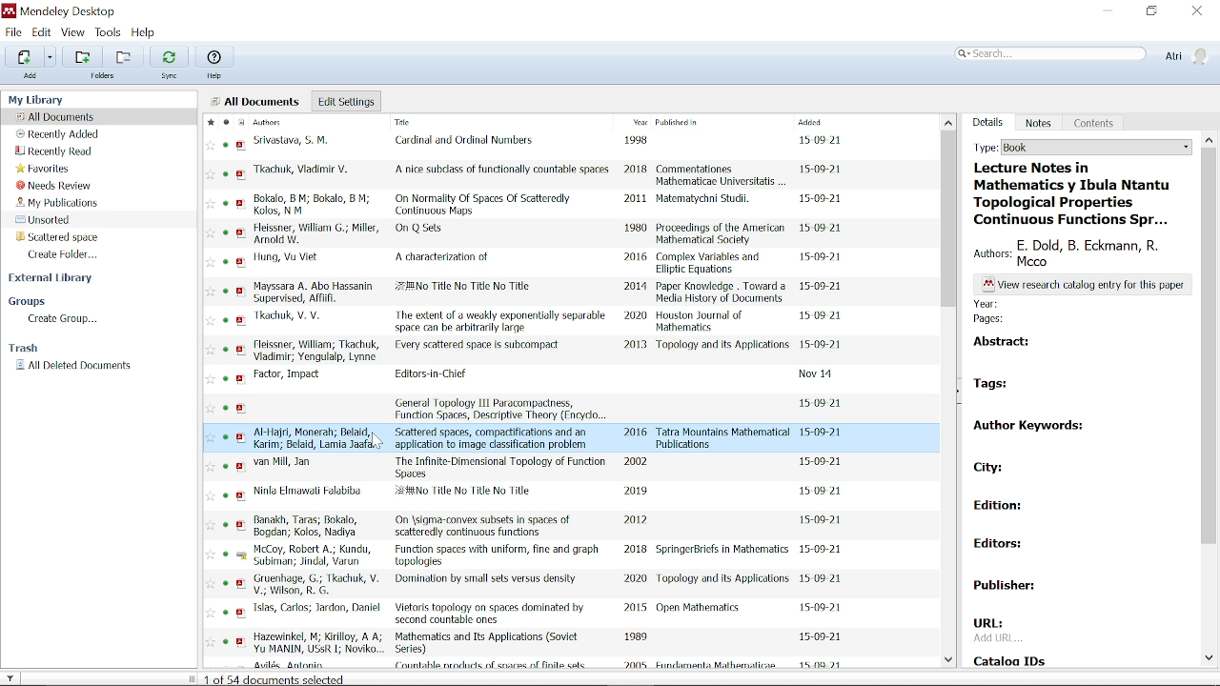 The width and height of the screenshot is (1220, 686). I want to click on documents selected, so click(278, 678).